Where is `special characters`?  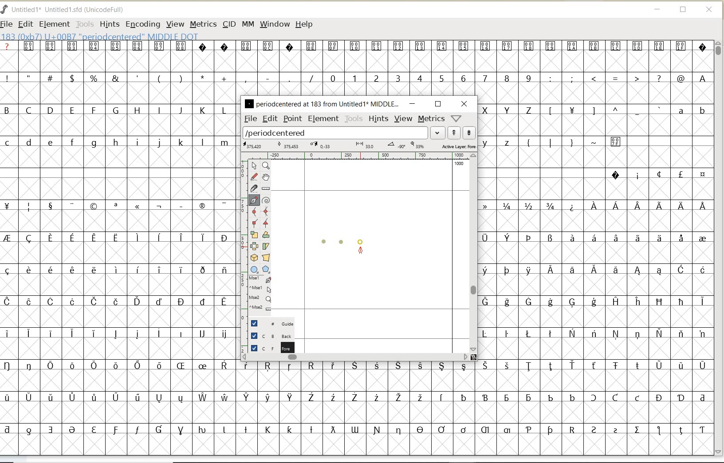
special characters is located at coordinates (658, 174).